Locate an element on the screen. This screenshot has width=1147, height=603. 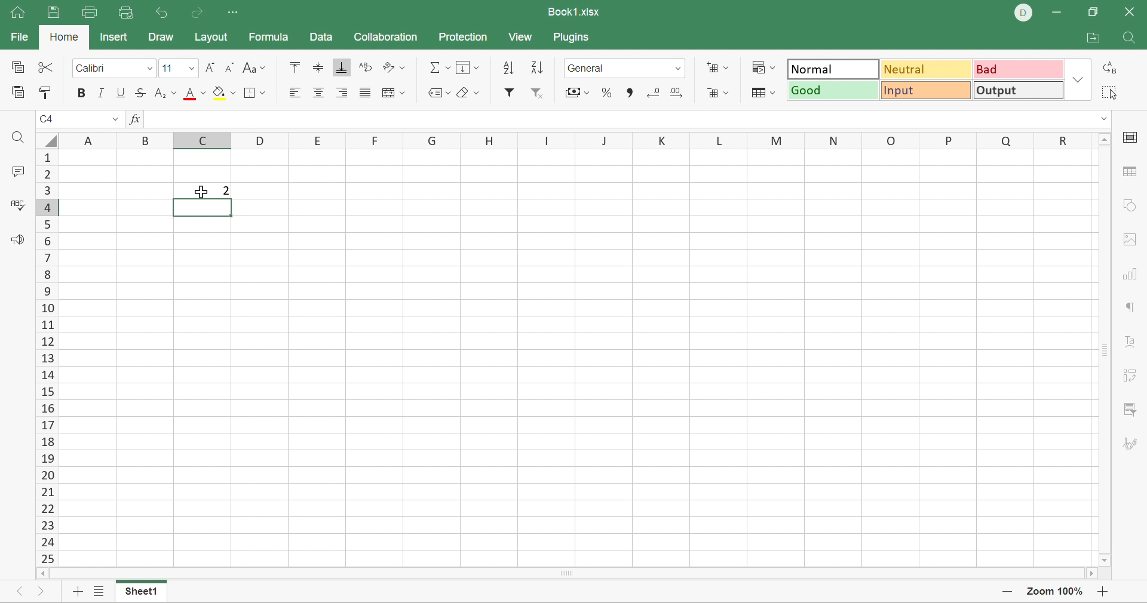
Increase decimal is located at coordinates (678, 91).